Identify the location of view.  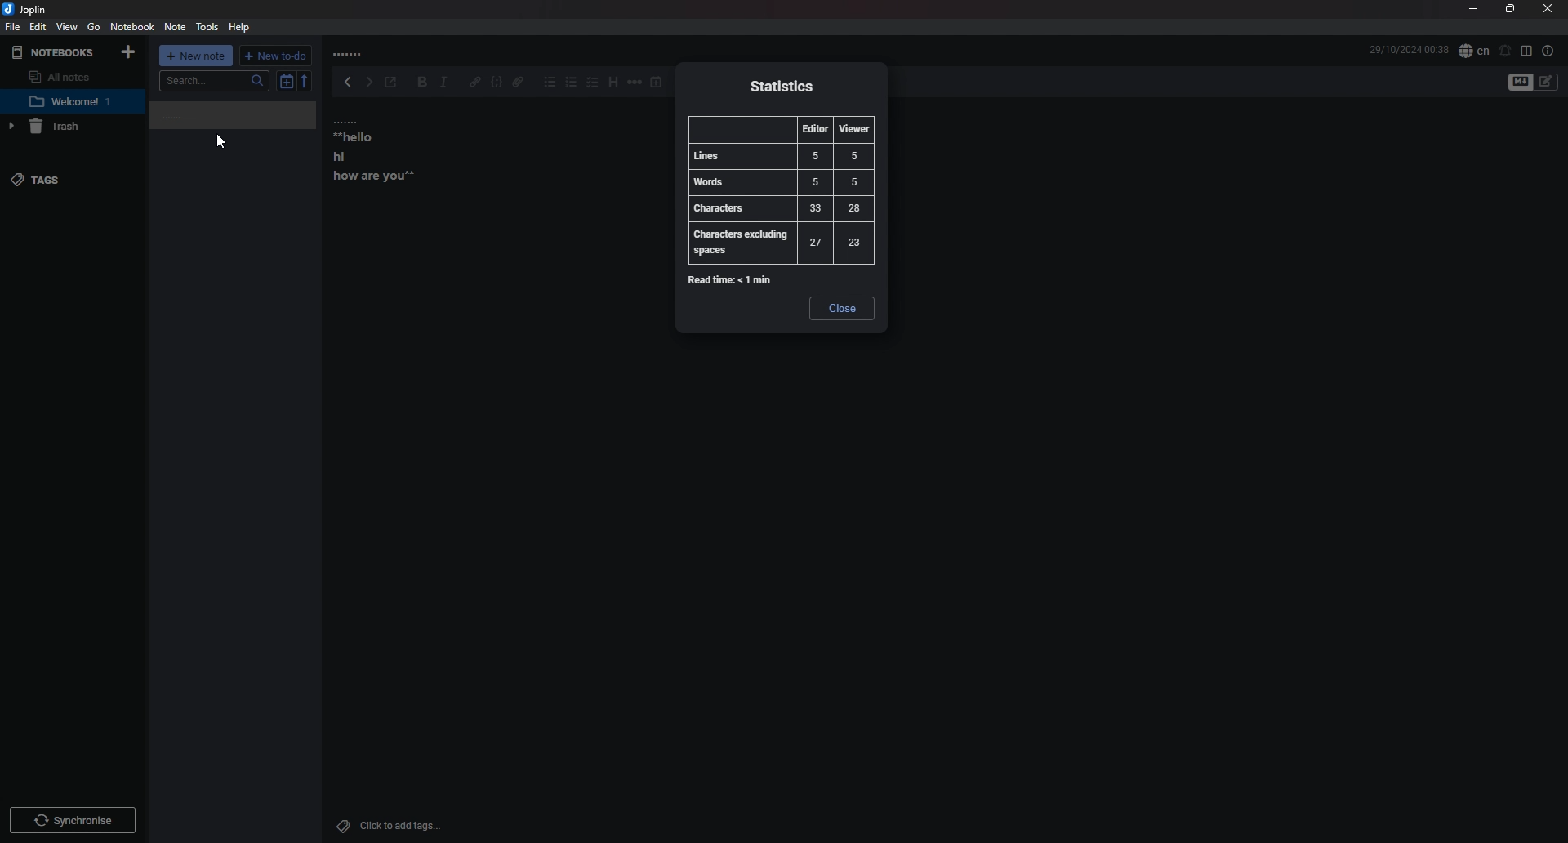
(68, 27).